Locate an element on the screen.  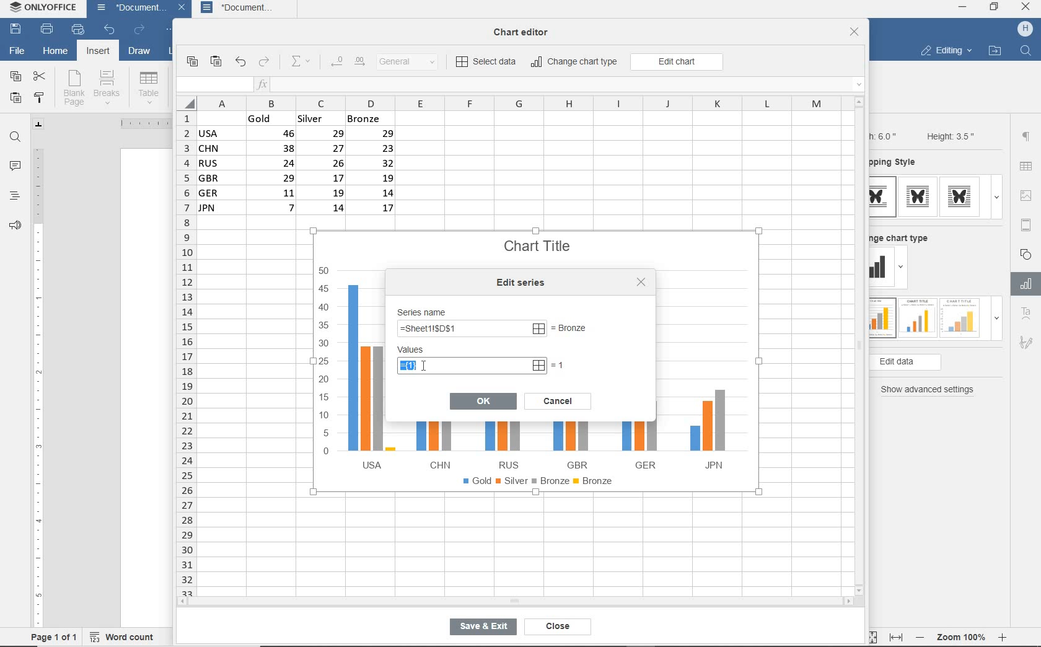
insert is located at coordinates (97, 52).